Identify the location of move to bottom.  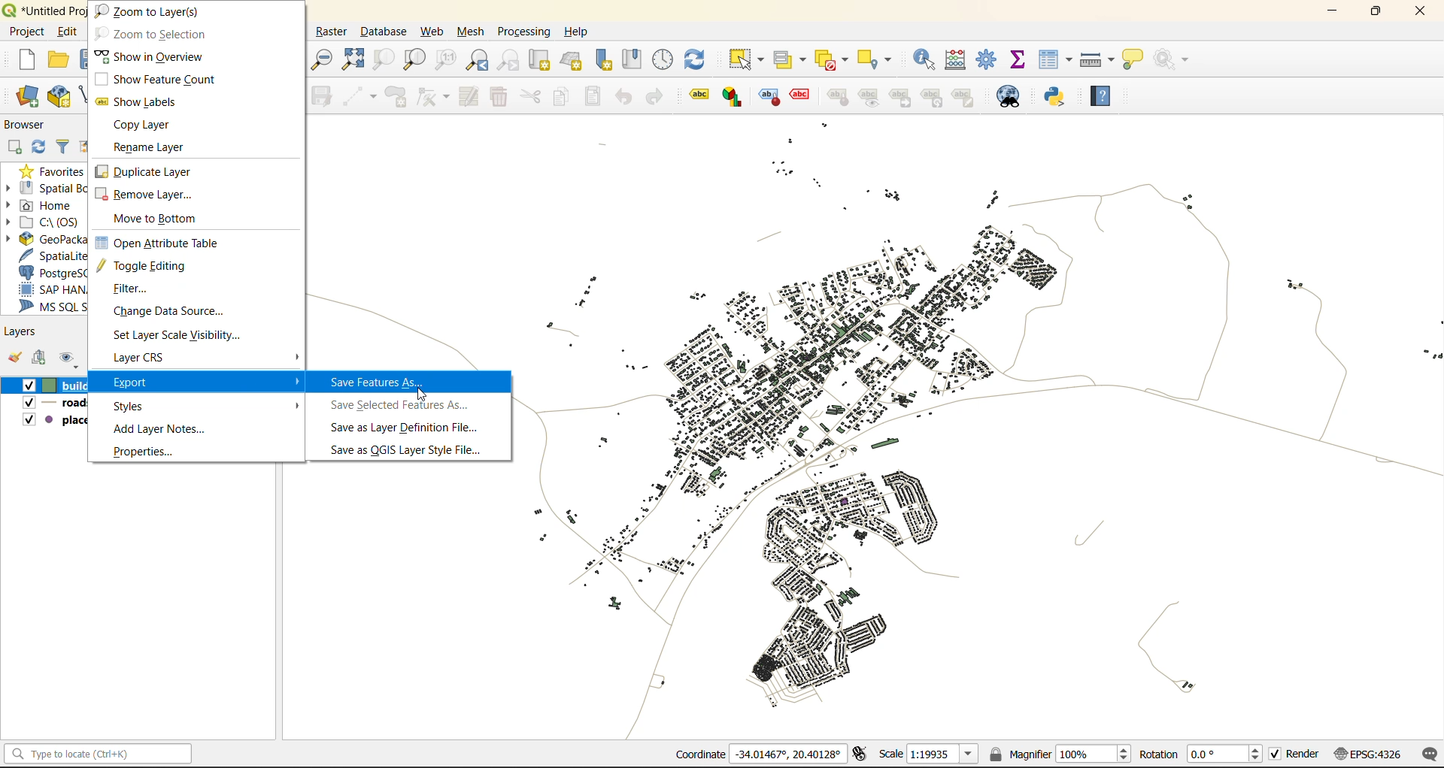
(159, 218).